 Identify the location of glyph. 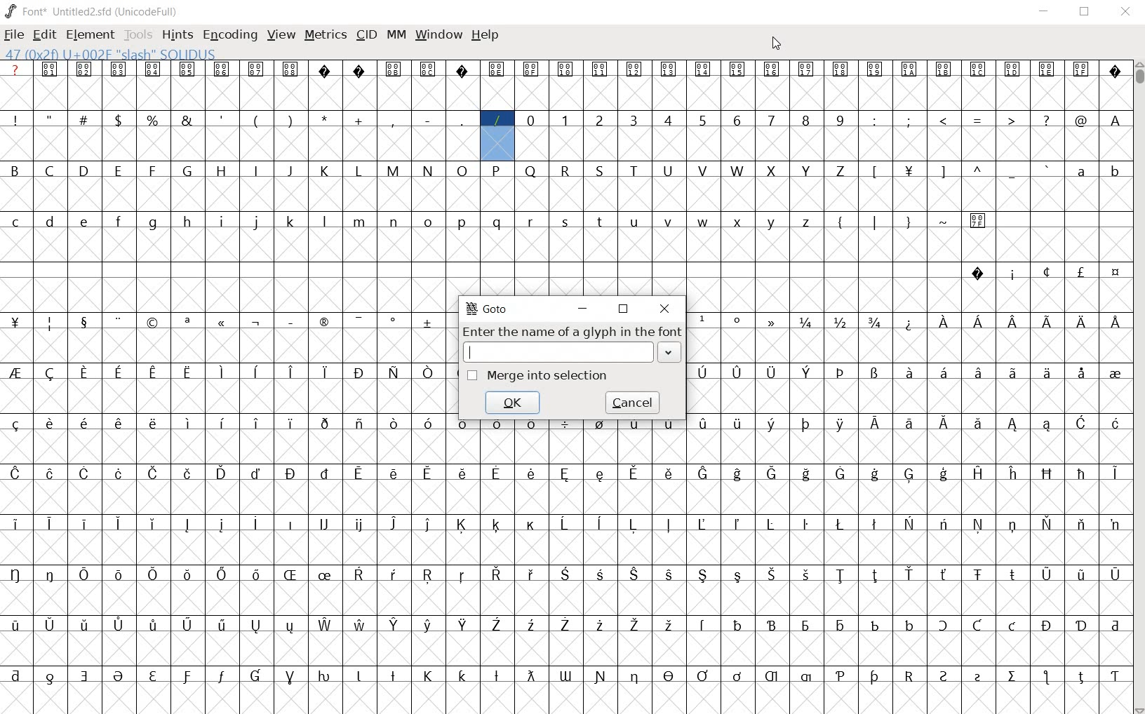
(1116, 173).